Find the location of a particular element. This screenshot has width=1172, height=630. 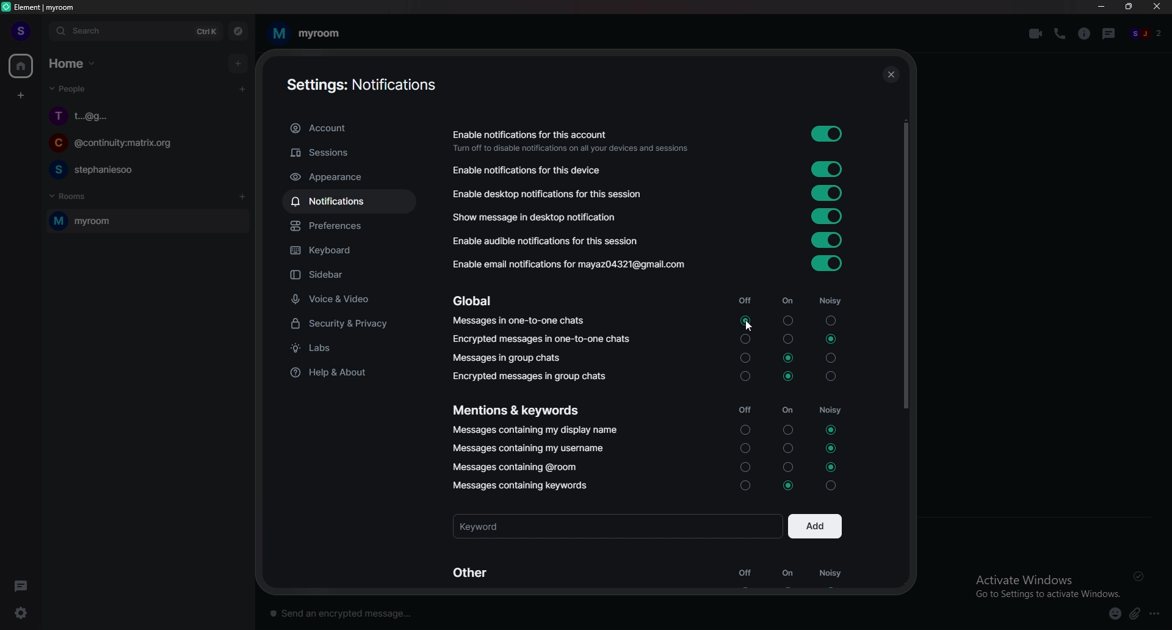

thread is located at coordinates (22, 584).